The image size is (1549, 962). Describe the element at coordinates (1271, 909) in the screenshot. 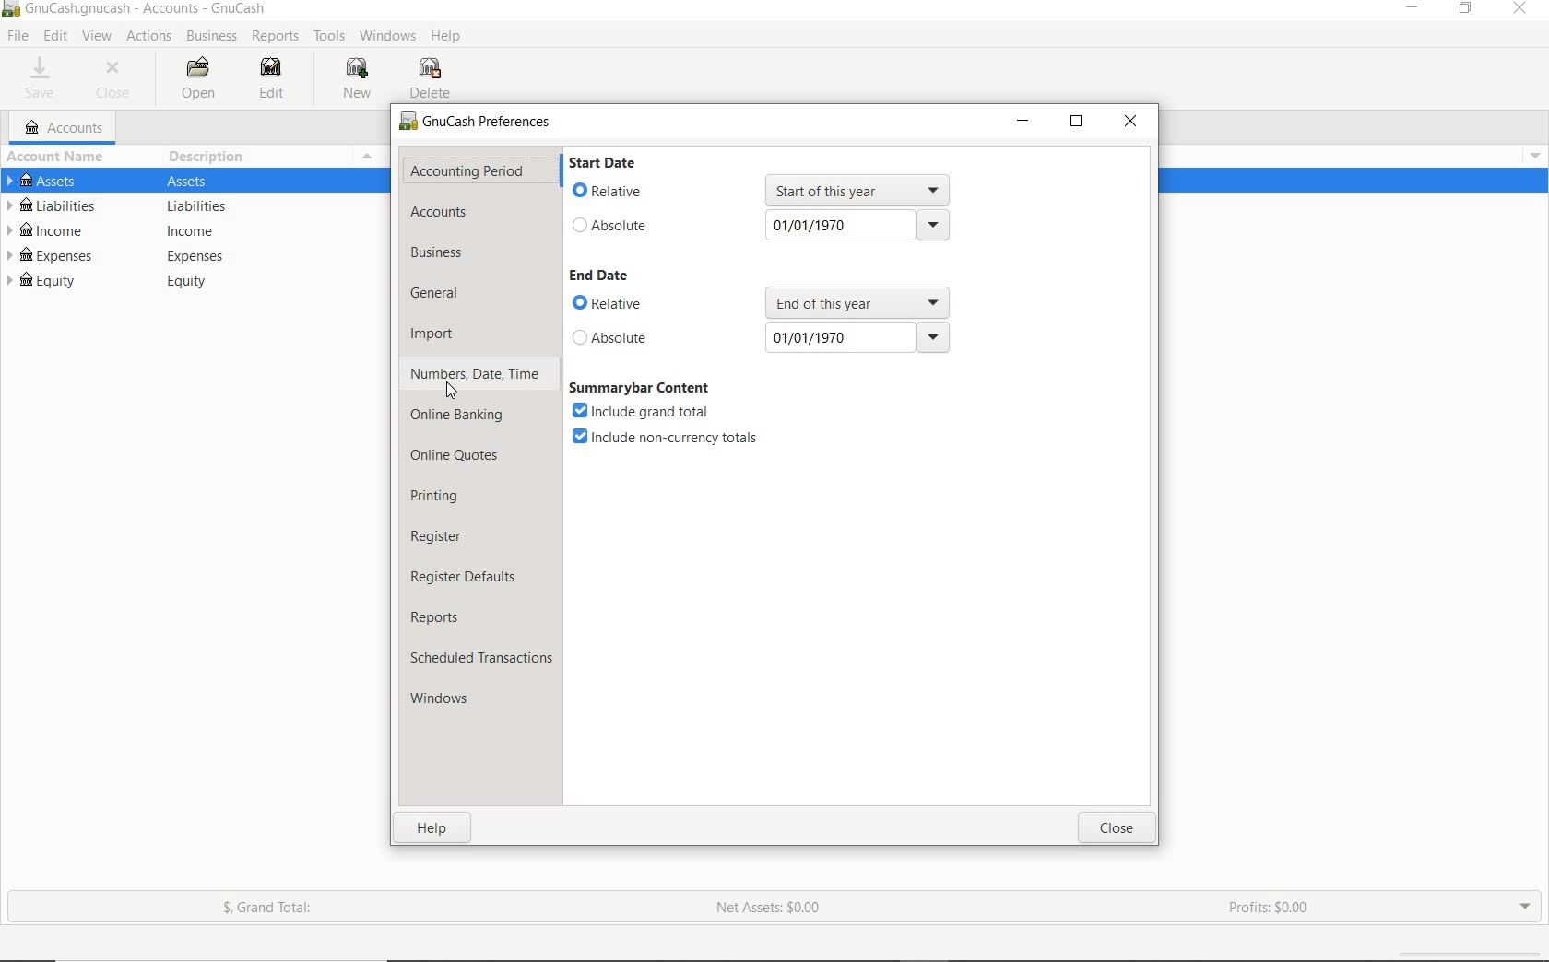

I see `PROFIT` at that location.